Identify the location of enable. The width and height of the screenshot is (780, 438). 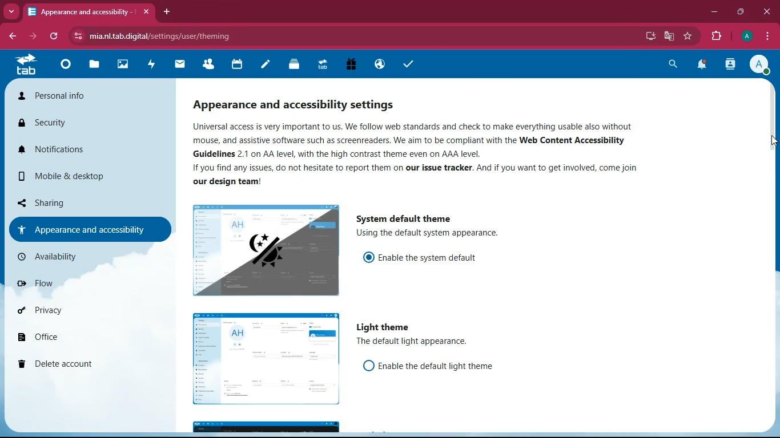
(432, 258).